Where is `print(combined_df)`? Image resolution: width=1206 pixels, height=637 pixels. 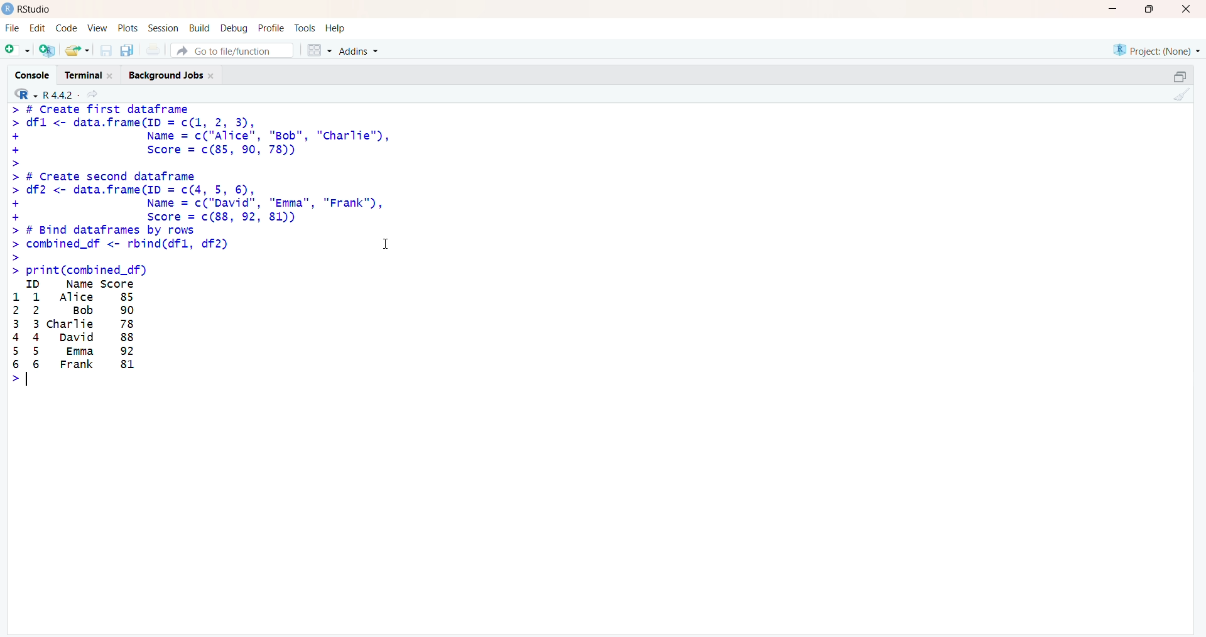
print(combined_df) is located at coordinates (78, 270).